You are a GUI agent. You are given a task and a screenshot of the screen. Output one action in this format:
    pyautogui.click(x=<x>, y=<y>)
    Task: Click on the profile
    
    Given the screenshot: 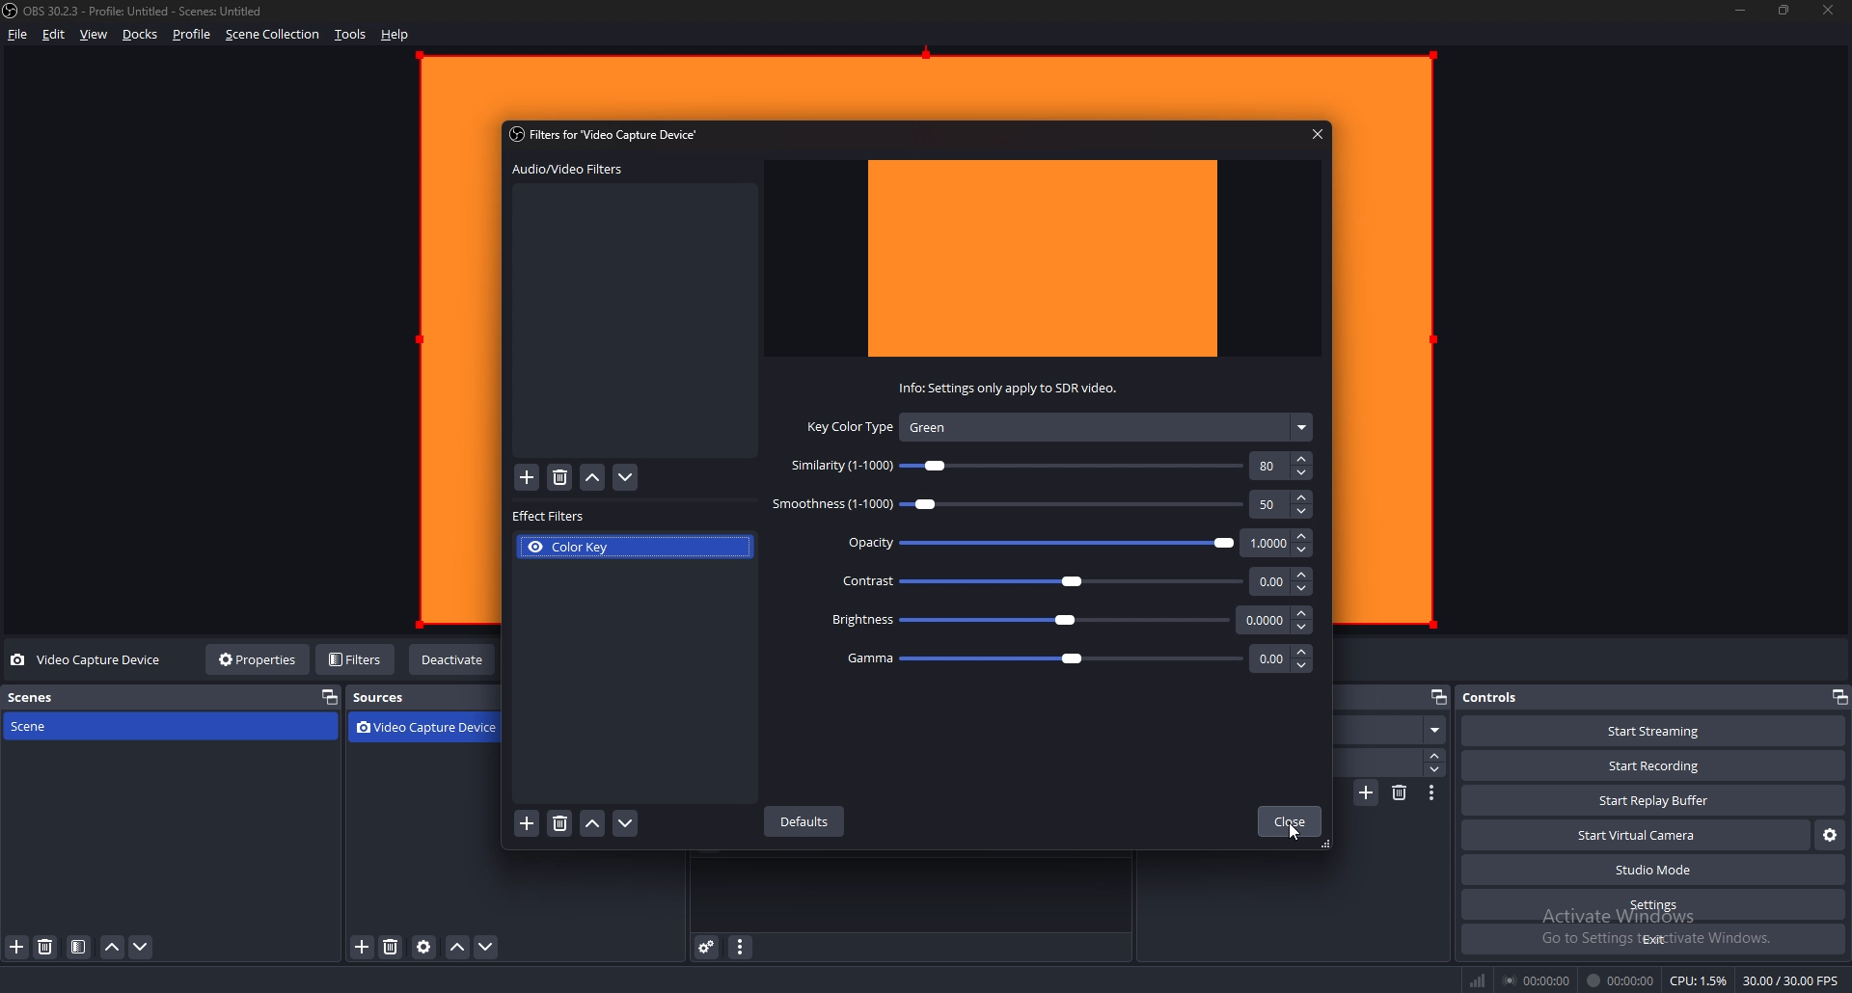 What is the action you would take?
    pyautogui.click(x=192, y=35)
    